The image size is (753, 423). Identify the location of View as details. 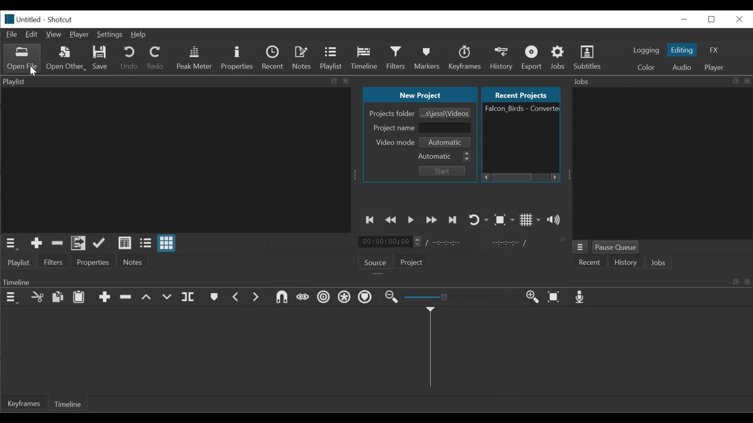
(125, 244).